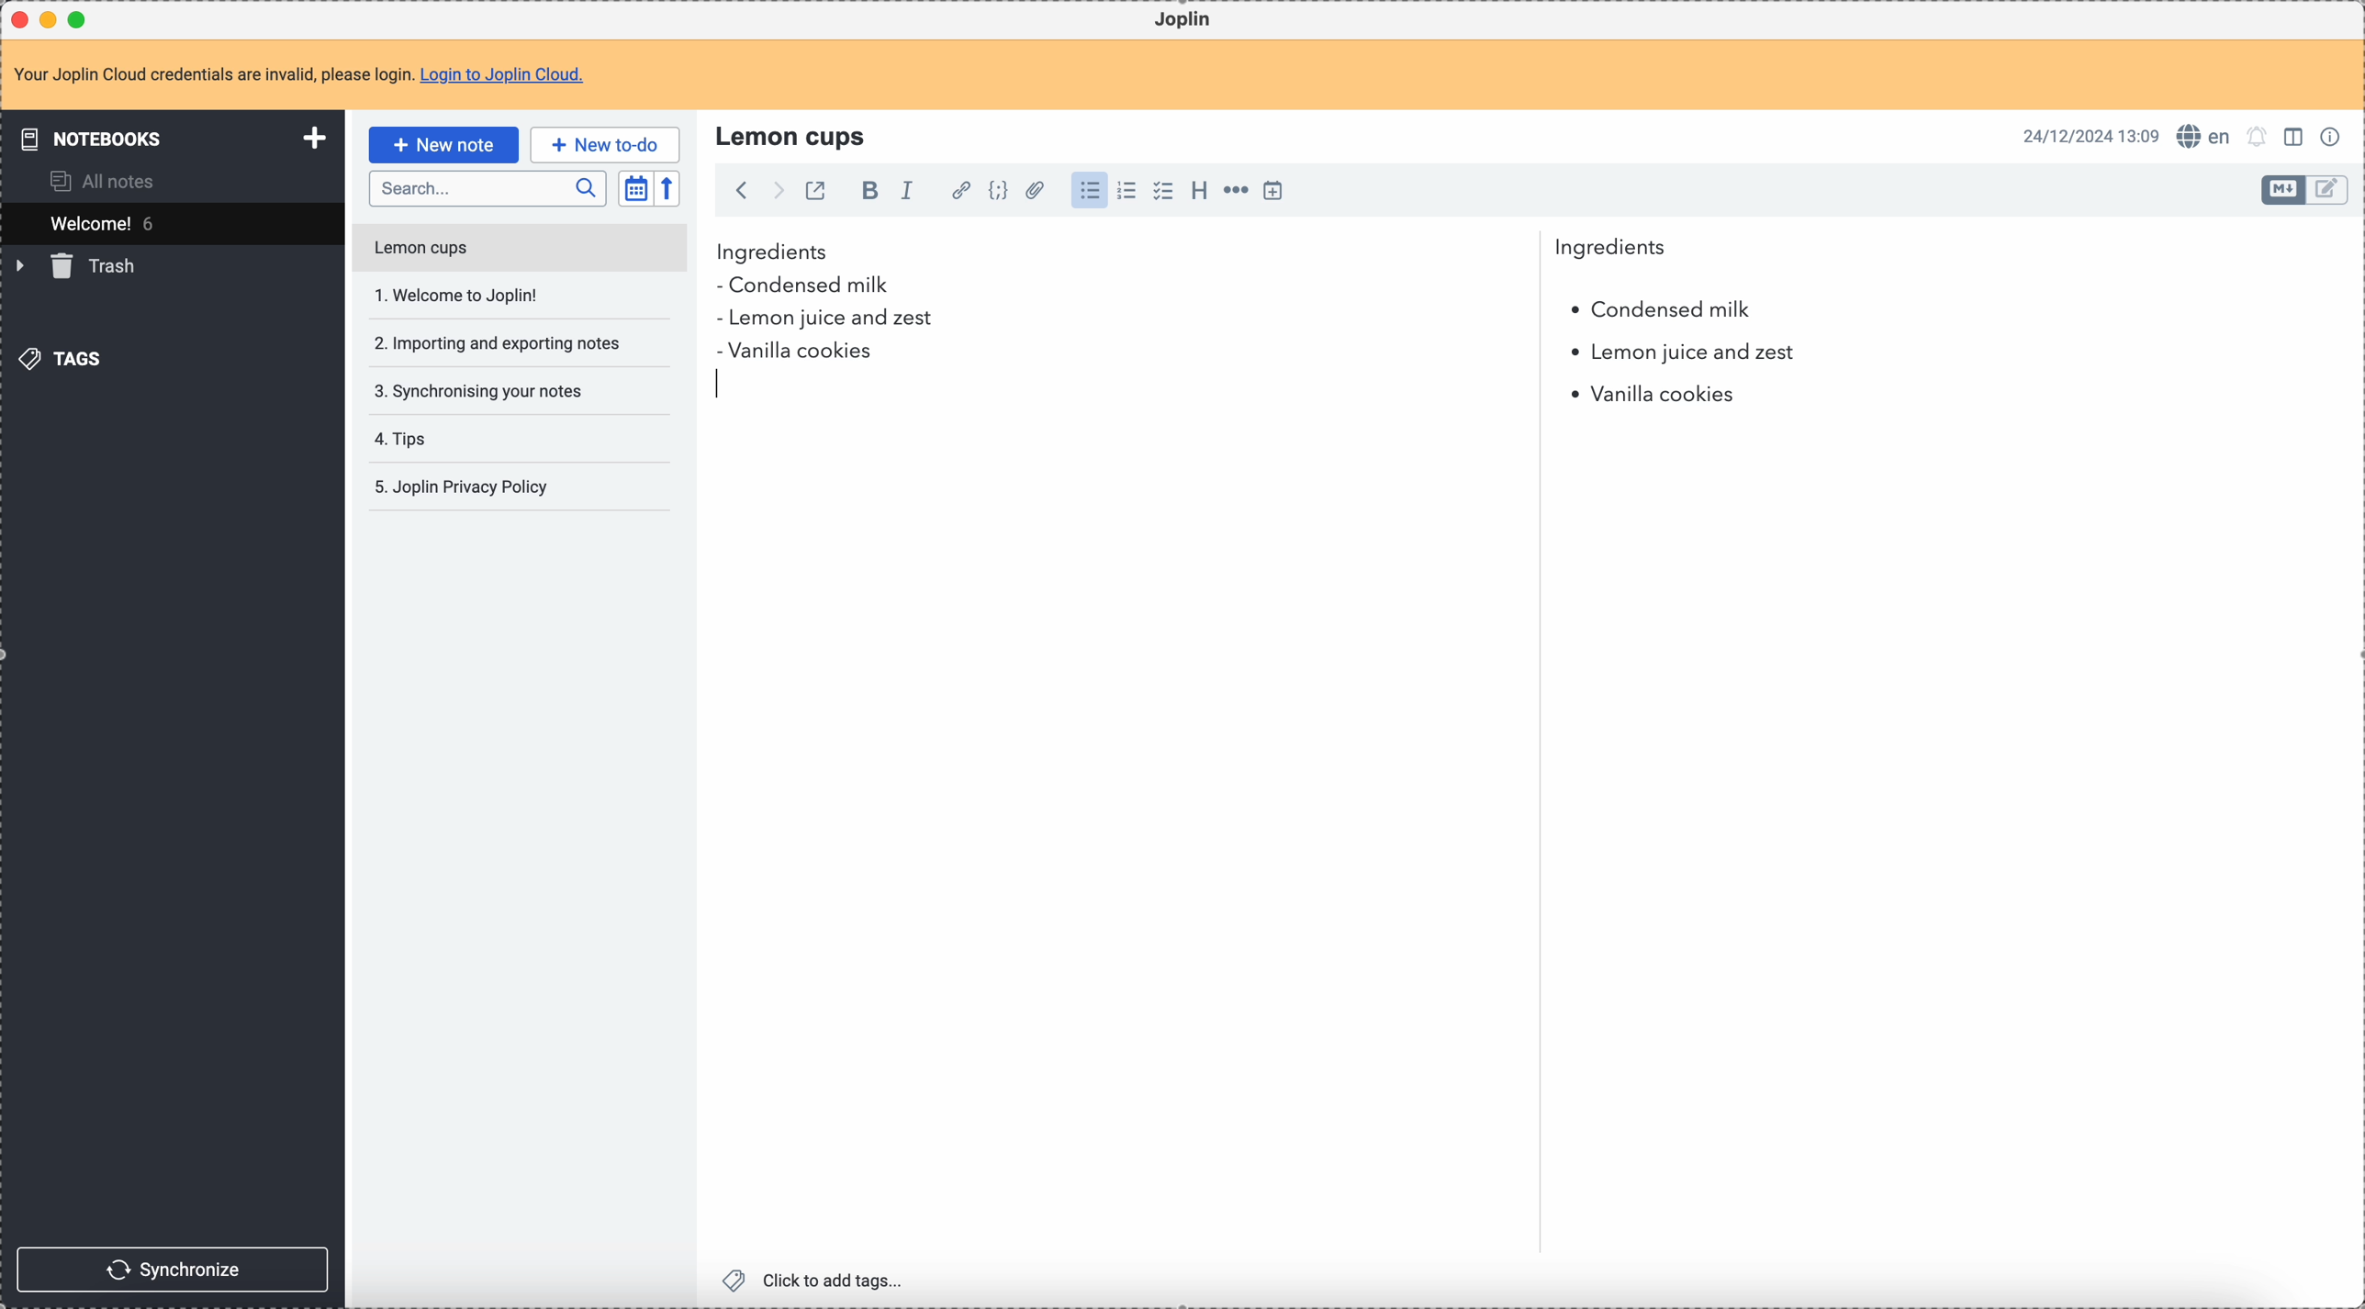 This screenshot has width=2365, height=1309. I want to click on Joplin, so click(1182, 20).